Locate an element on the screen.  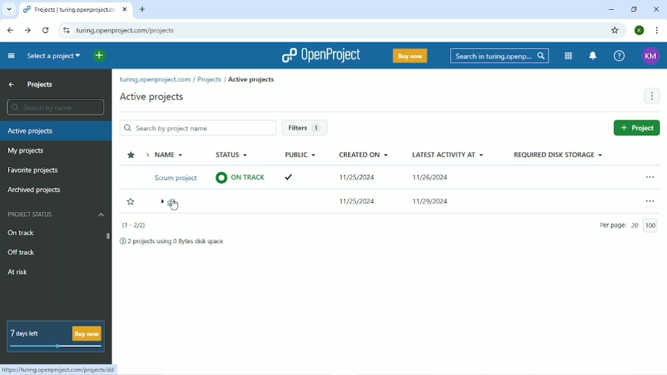
© ON TRACK is located at coordinates (240, 179).